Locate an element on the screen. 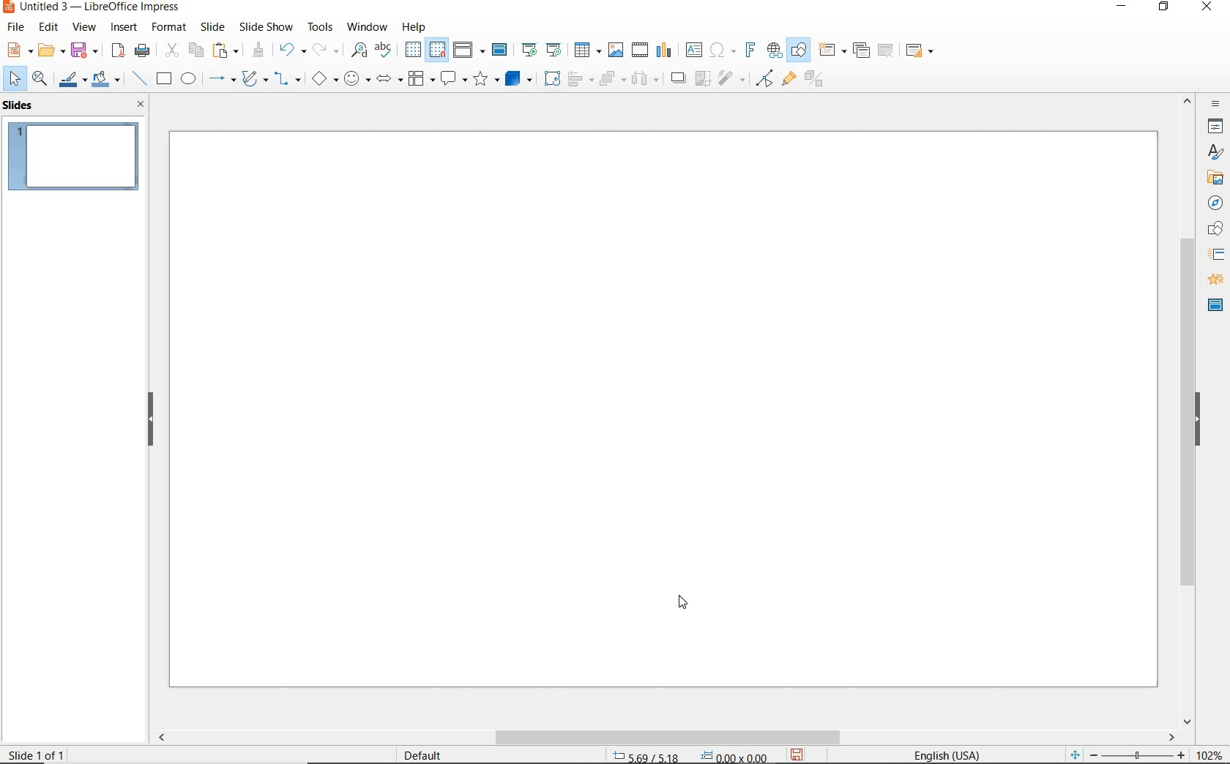  RECTANGLE is located at coordinates (165, 78).